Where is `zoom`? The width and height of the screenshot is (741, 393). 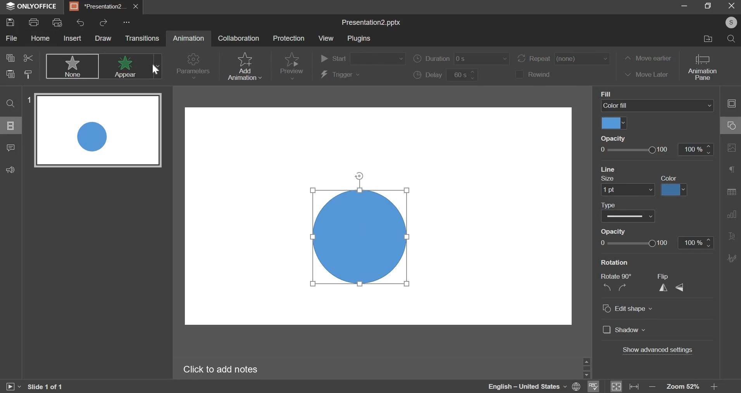
zoom is located at coordinates (682, 387).